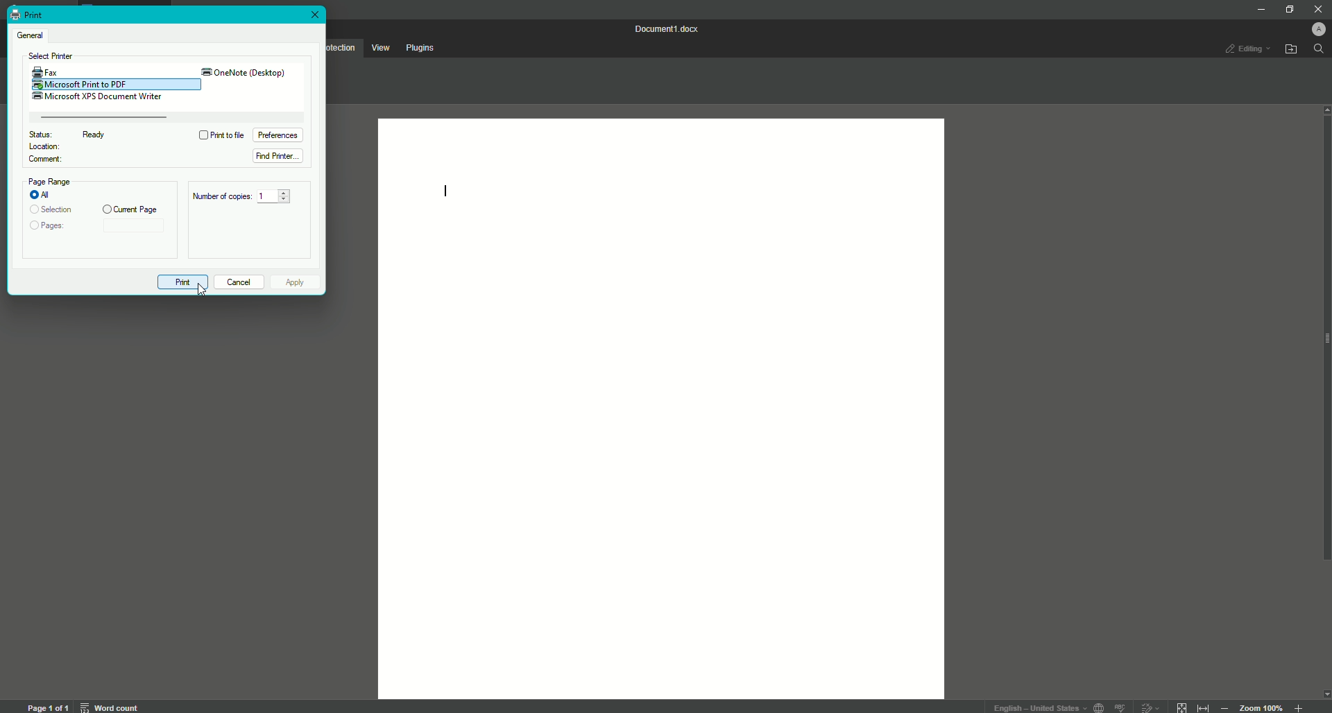 This screenshot has height=713, width=1332. I want to click on Pages, so click(50, 228).